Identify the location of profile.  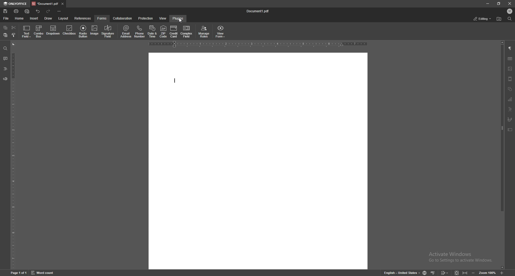
(510, 11).